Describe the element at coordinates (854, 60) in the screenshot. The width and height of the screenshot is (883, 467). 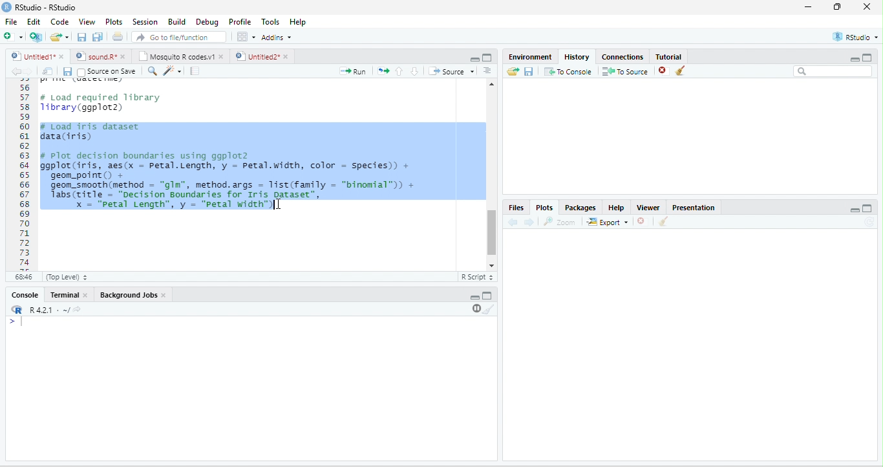
I see `minimize` at that location.